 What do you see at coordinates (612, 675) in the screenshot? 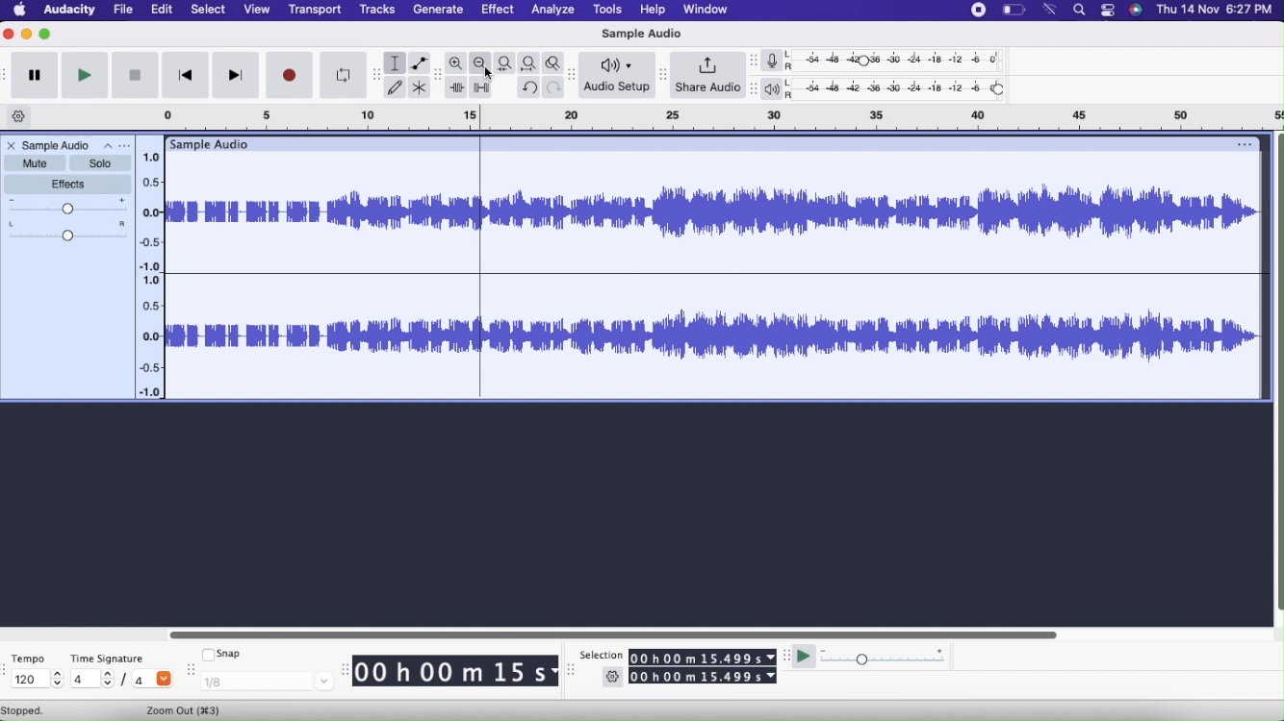
I see `Settings` at bounding box center [612, 675].